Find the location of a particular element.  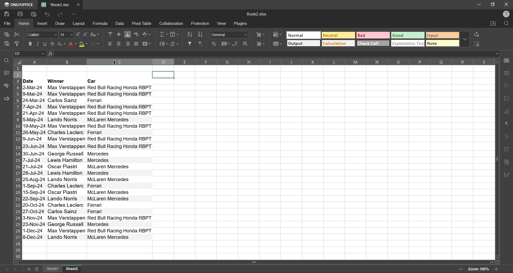

named ranges is located at coordinates (164, 44).